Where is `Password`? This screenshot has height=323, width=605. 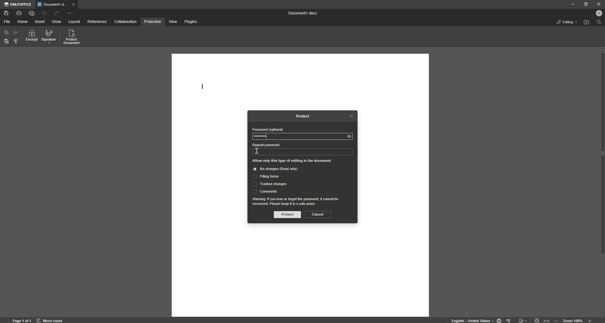
Password is located at coordinates (262, 136).